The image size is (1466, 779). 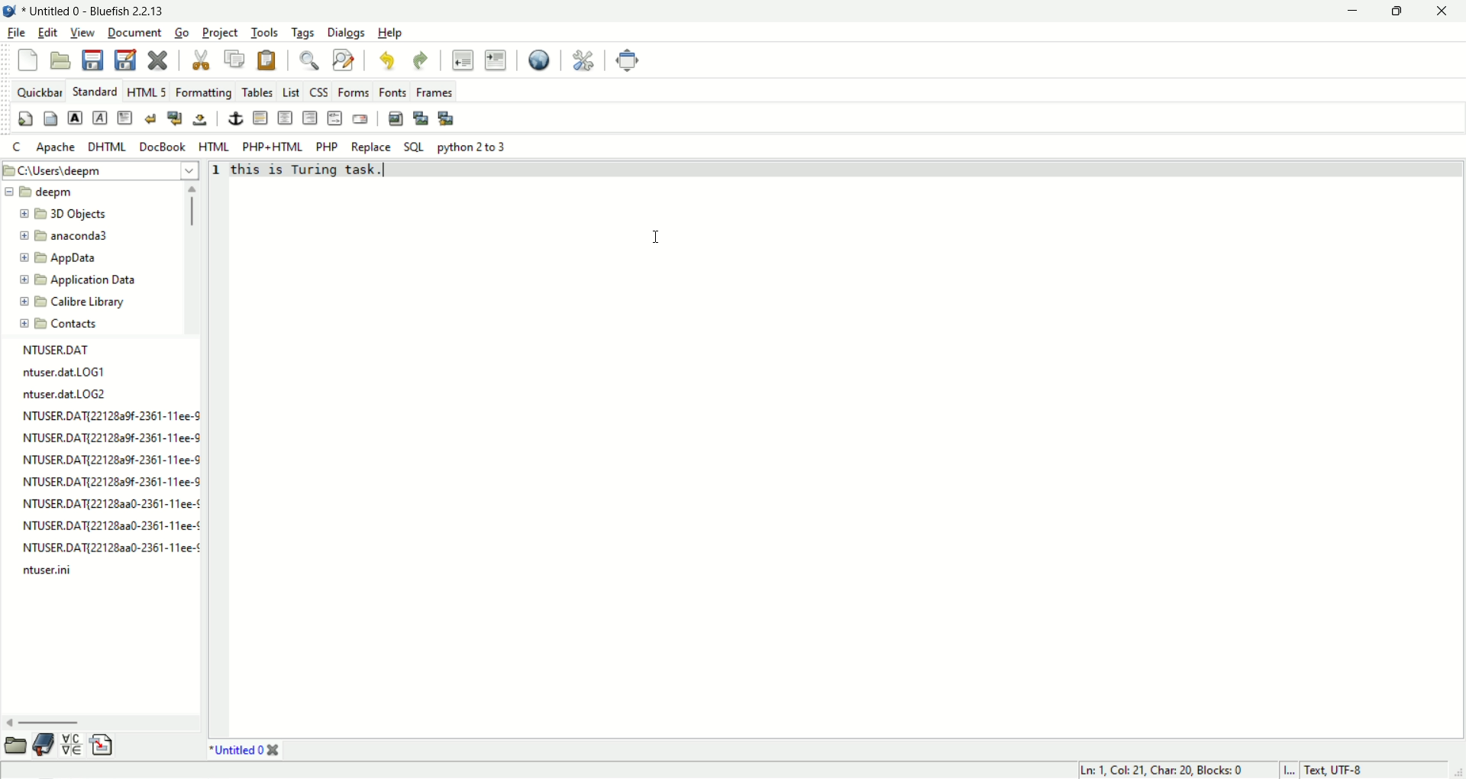 What do you see at coordinates (236, 752) in the screenshot?
I see `document name` at bounding box center [236, 752].